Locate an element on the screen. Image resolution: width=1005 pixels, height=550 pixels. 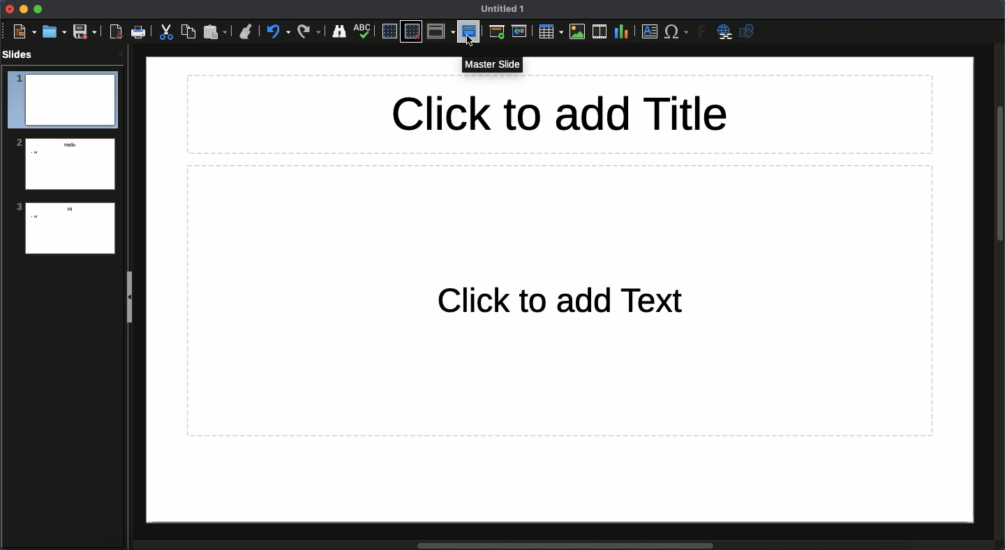
Display views is located at coordinates (441, 31).